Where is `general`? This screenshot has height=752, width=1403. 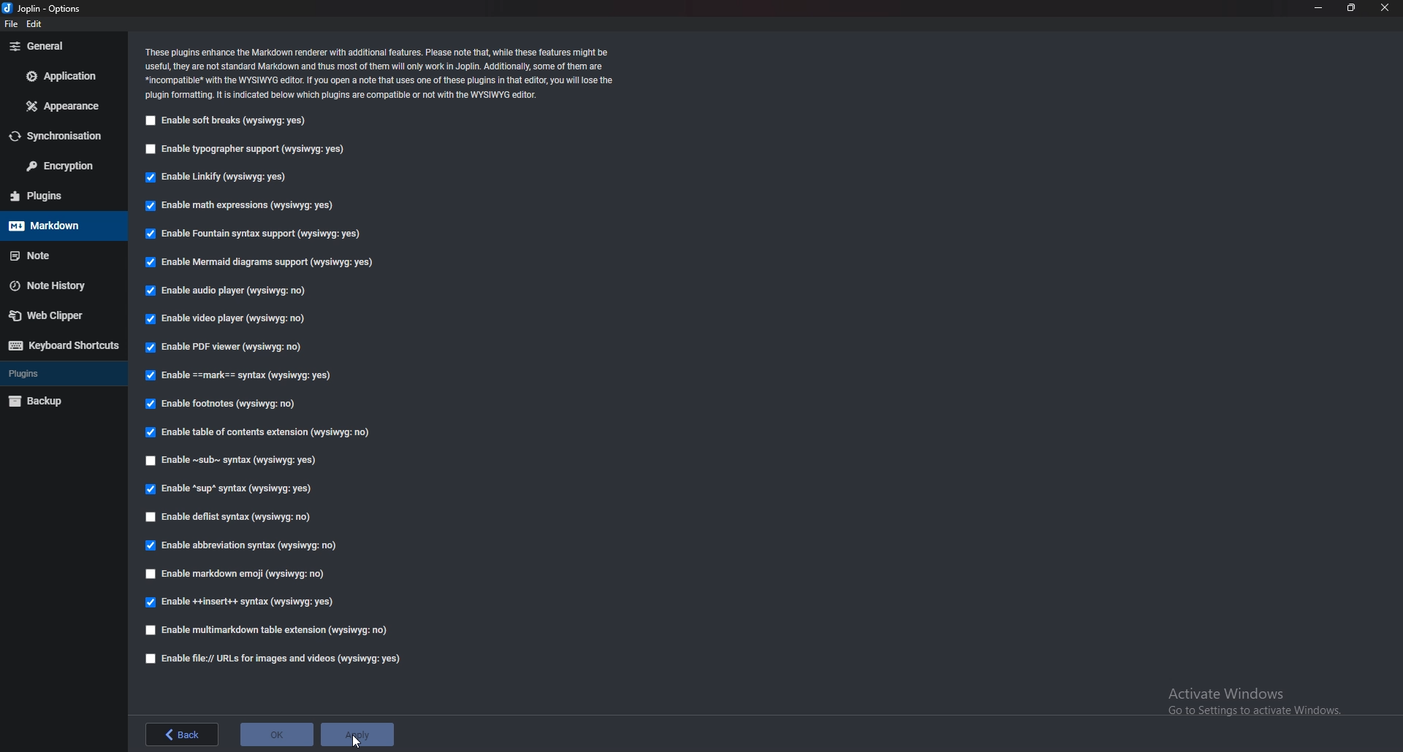
general is located at coordinates (64, 47).